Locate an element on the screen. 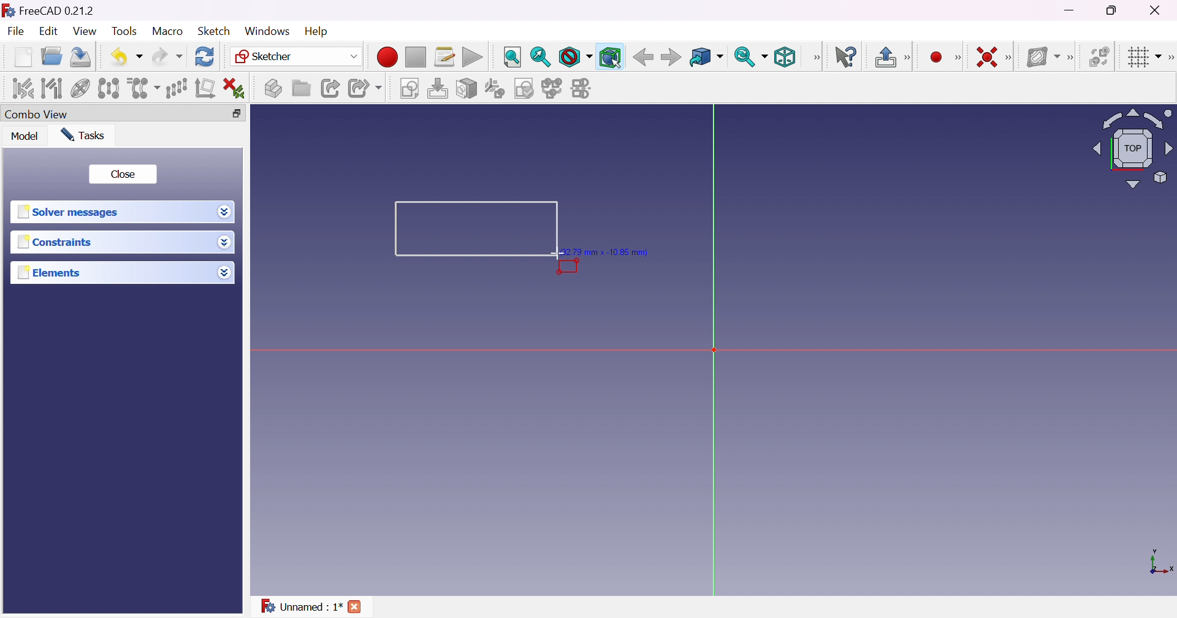 The image size is (1177, 618). Show/hide B-spline information layer is located at coordinates (1043, 56).